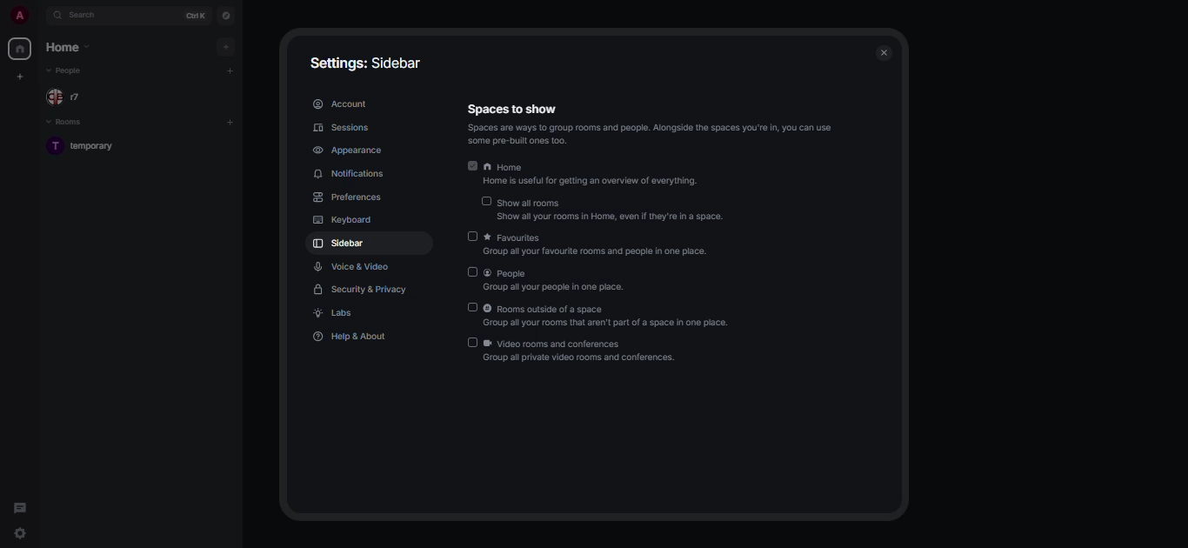  Describe the element at coordinates (18, 49) in the screenshot. I see `home` at that location.